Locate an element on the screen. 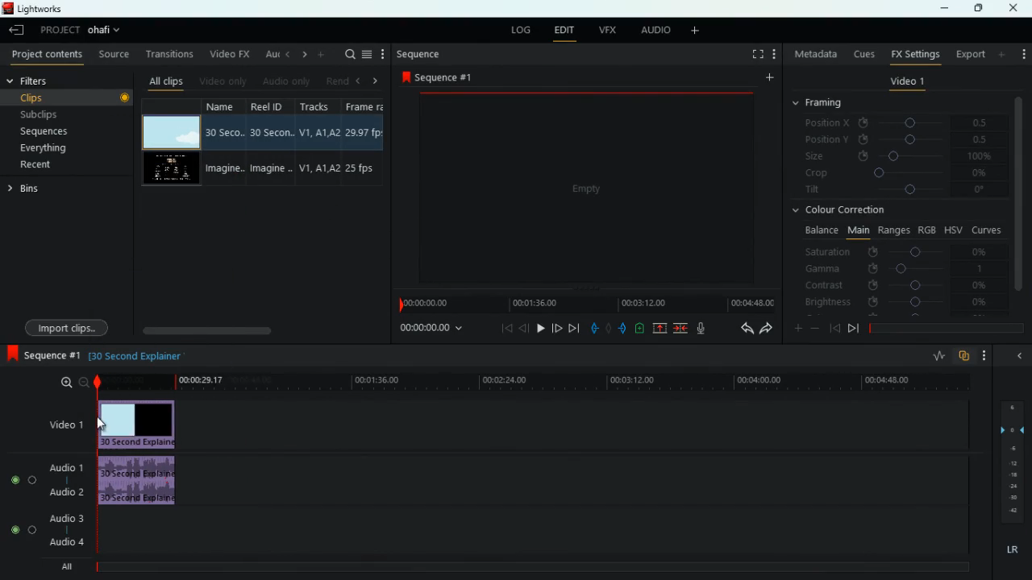 This screenshot has width=1032, height=580. cursor is located at coordinates (103, 423).